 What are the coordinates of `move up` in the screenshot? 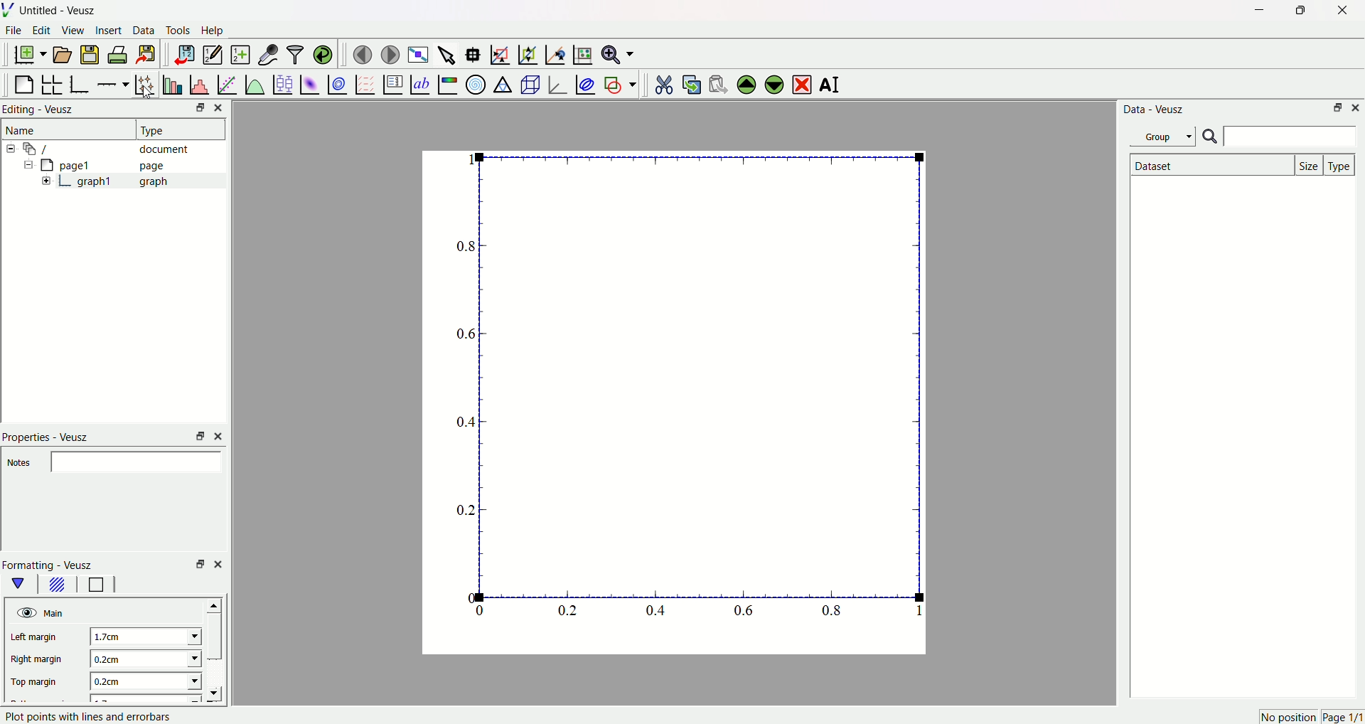 It's located at (216, 603).